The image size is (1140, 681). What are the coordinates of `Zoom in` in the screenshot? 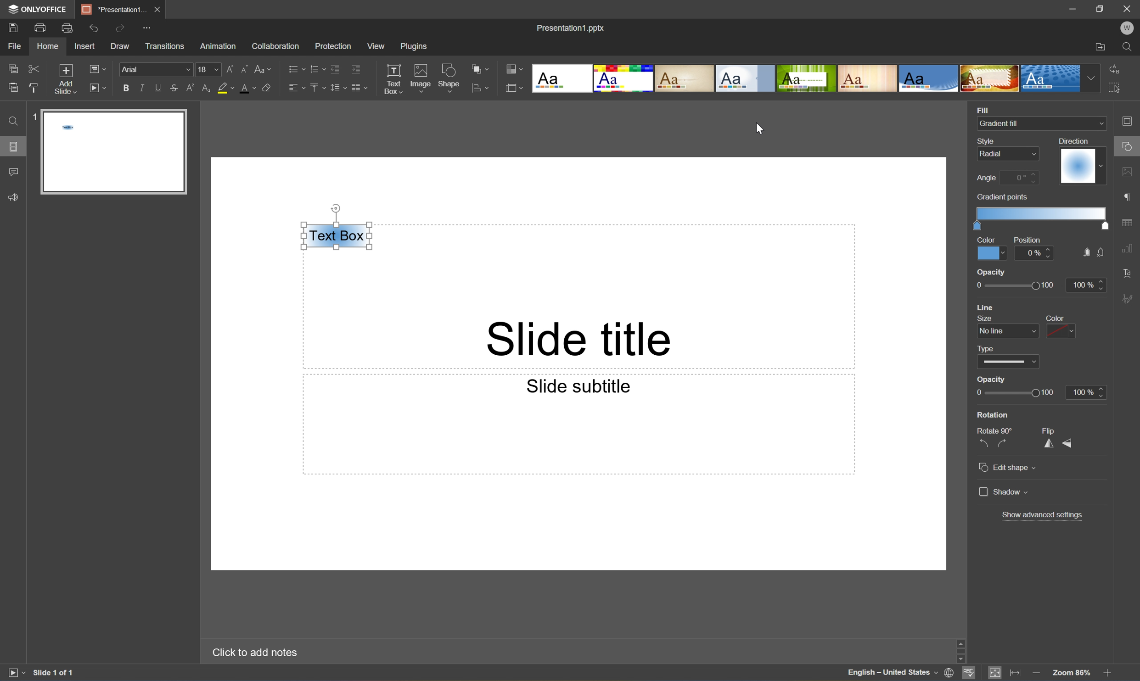 It's located at (1110, 674).